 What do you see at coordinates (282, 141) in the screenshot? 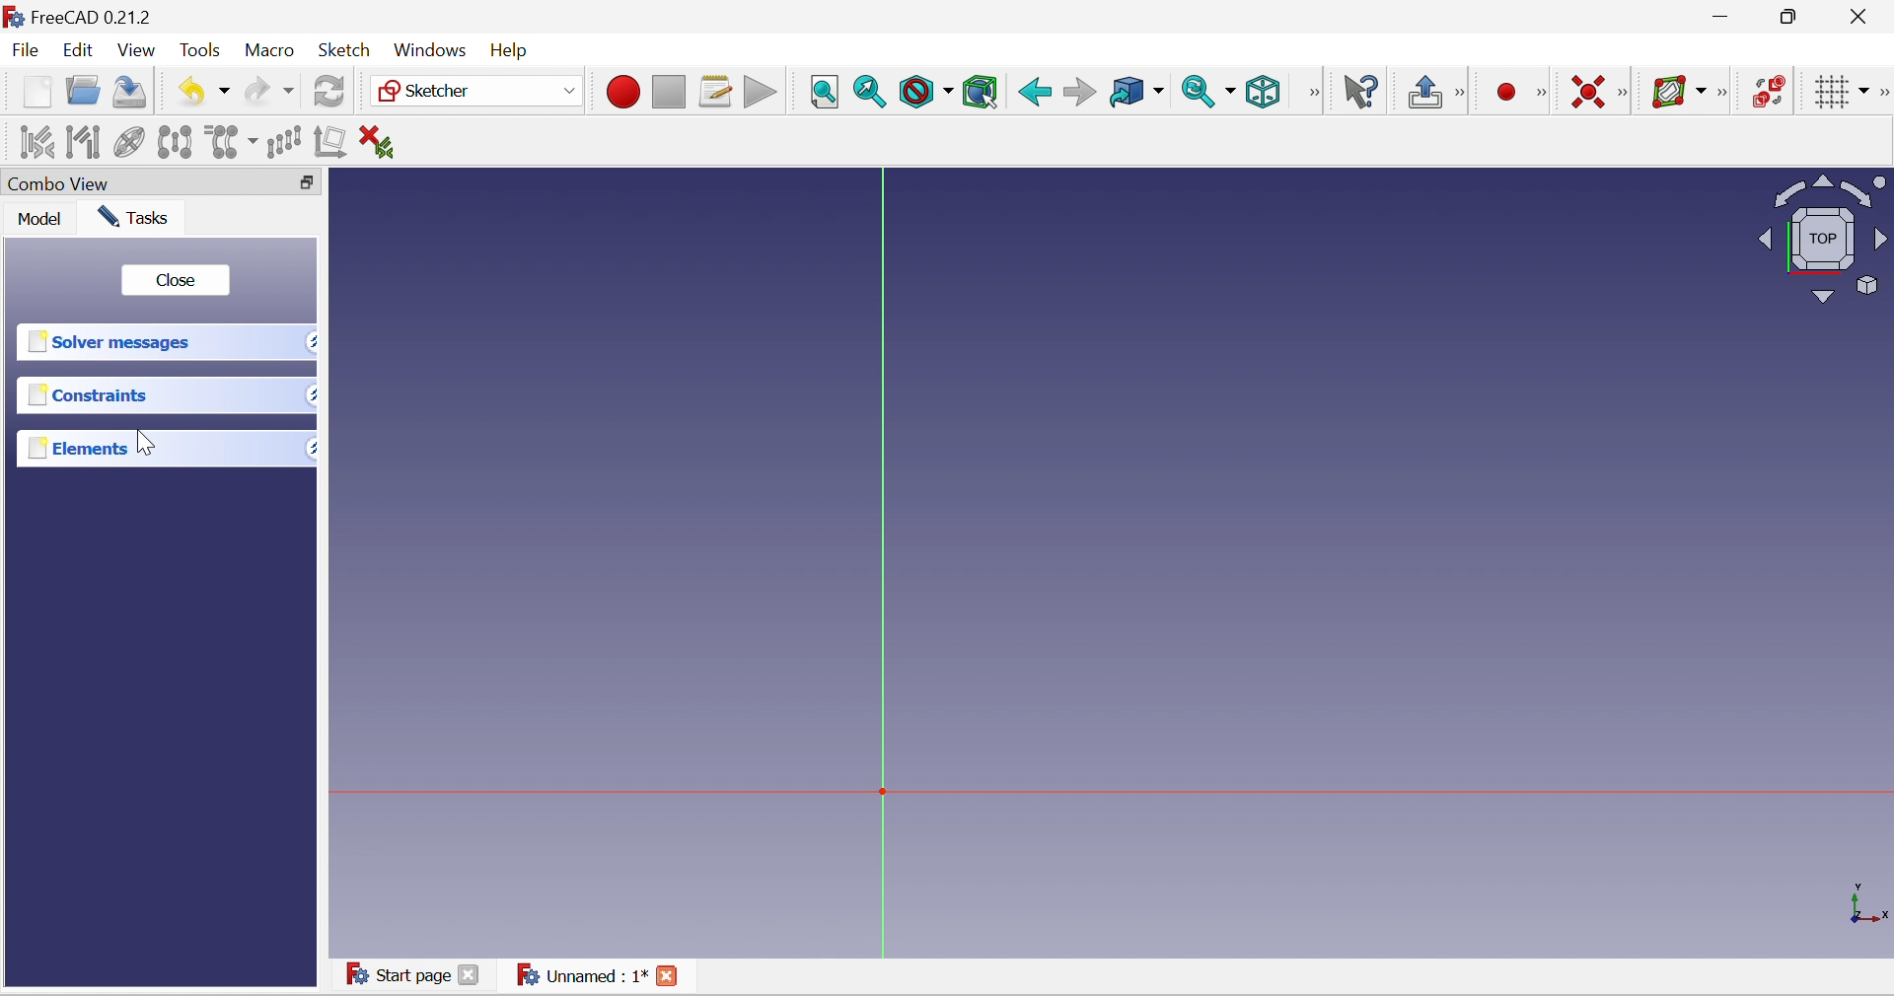
I see `Rectangular array` at bounding box center [282, 141].